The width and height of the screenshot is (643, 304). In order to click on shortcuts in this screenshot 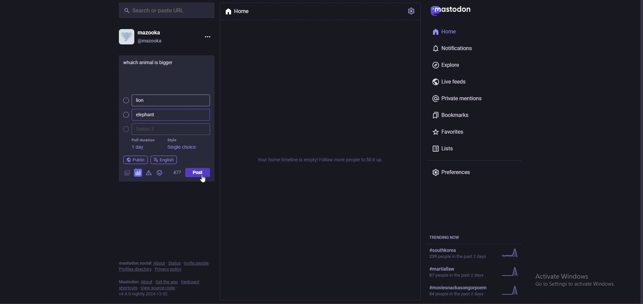, I will do `click(128, 288)`.